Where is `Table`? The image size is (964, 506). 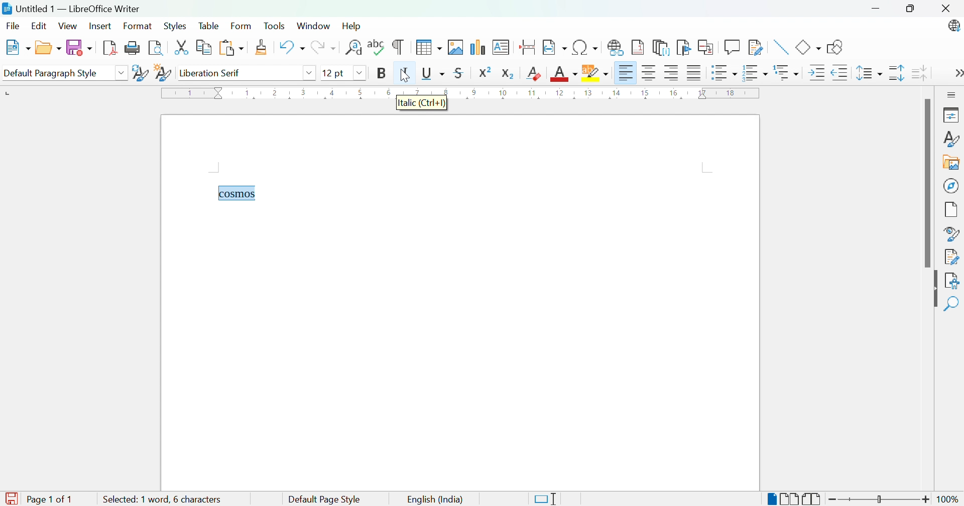 Table is located at coordinates (210, 26).